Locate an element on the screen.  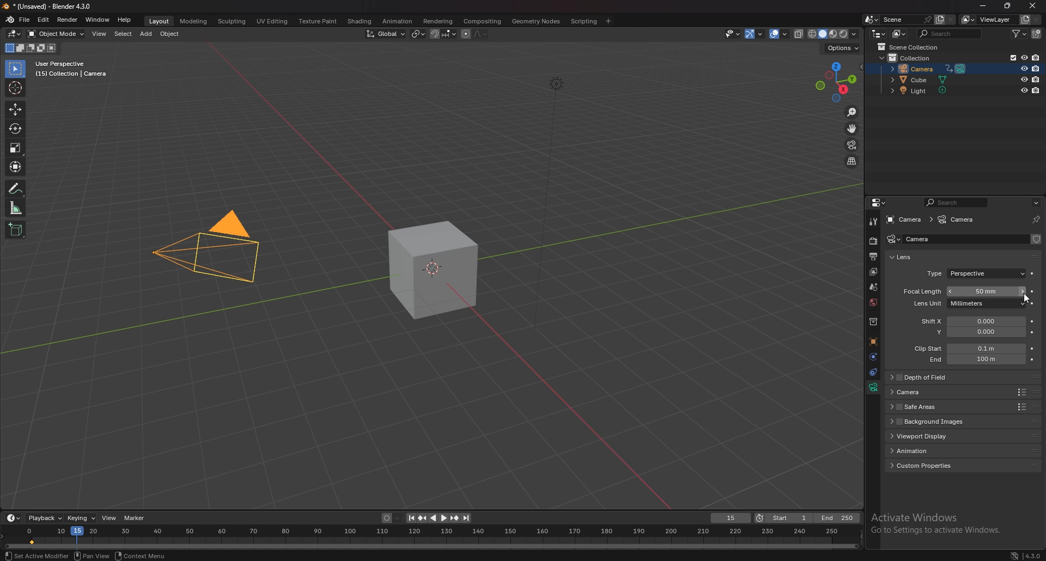
4.3.0 is located at coordinates (1027, 555).